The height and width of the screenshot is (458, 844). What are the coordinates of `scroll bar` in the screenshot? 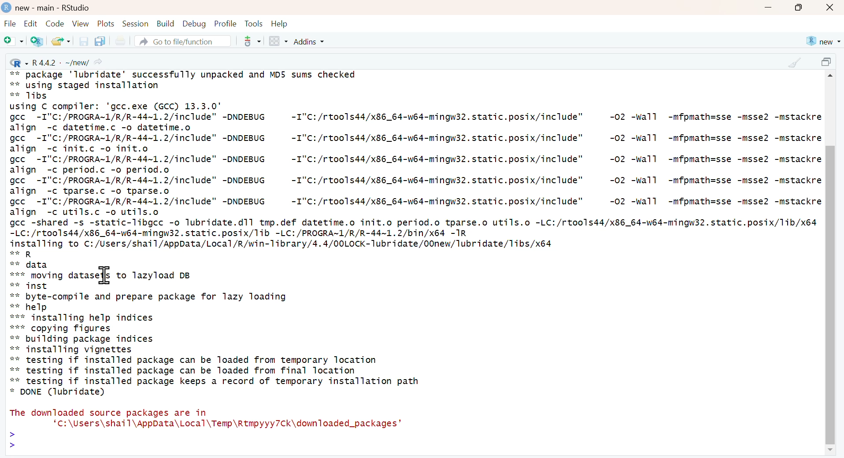 It's located at (829, 294).